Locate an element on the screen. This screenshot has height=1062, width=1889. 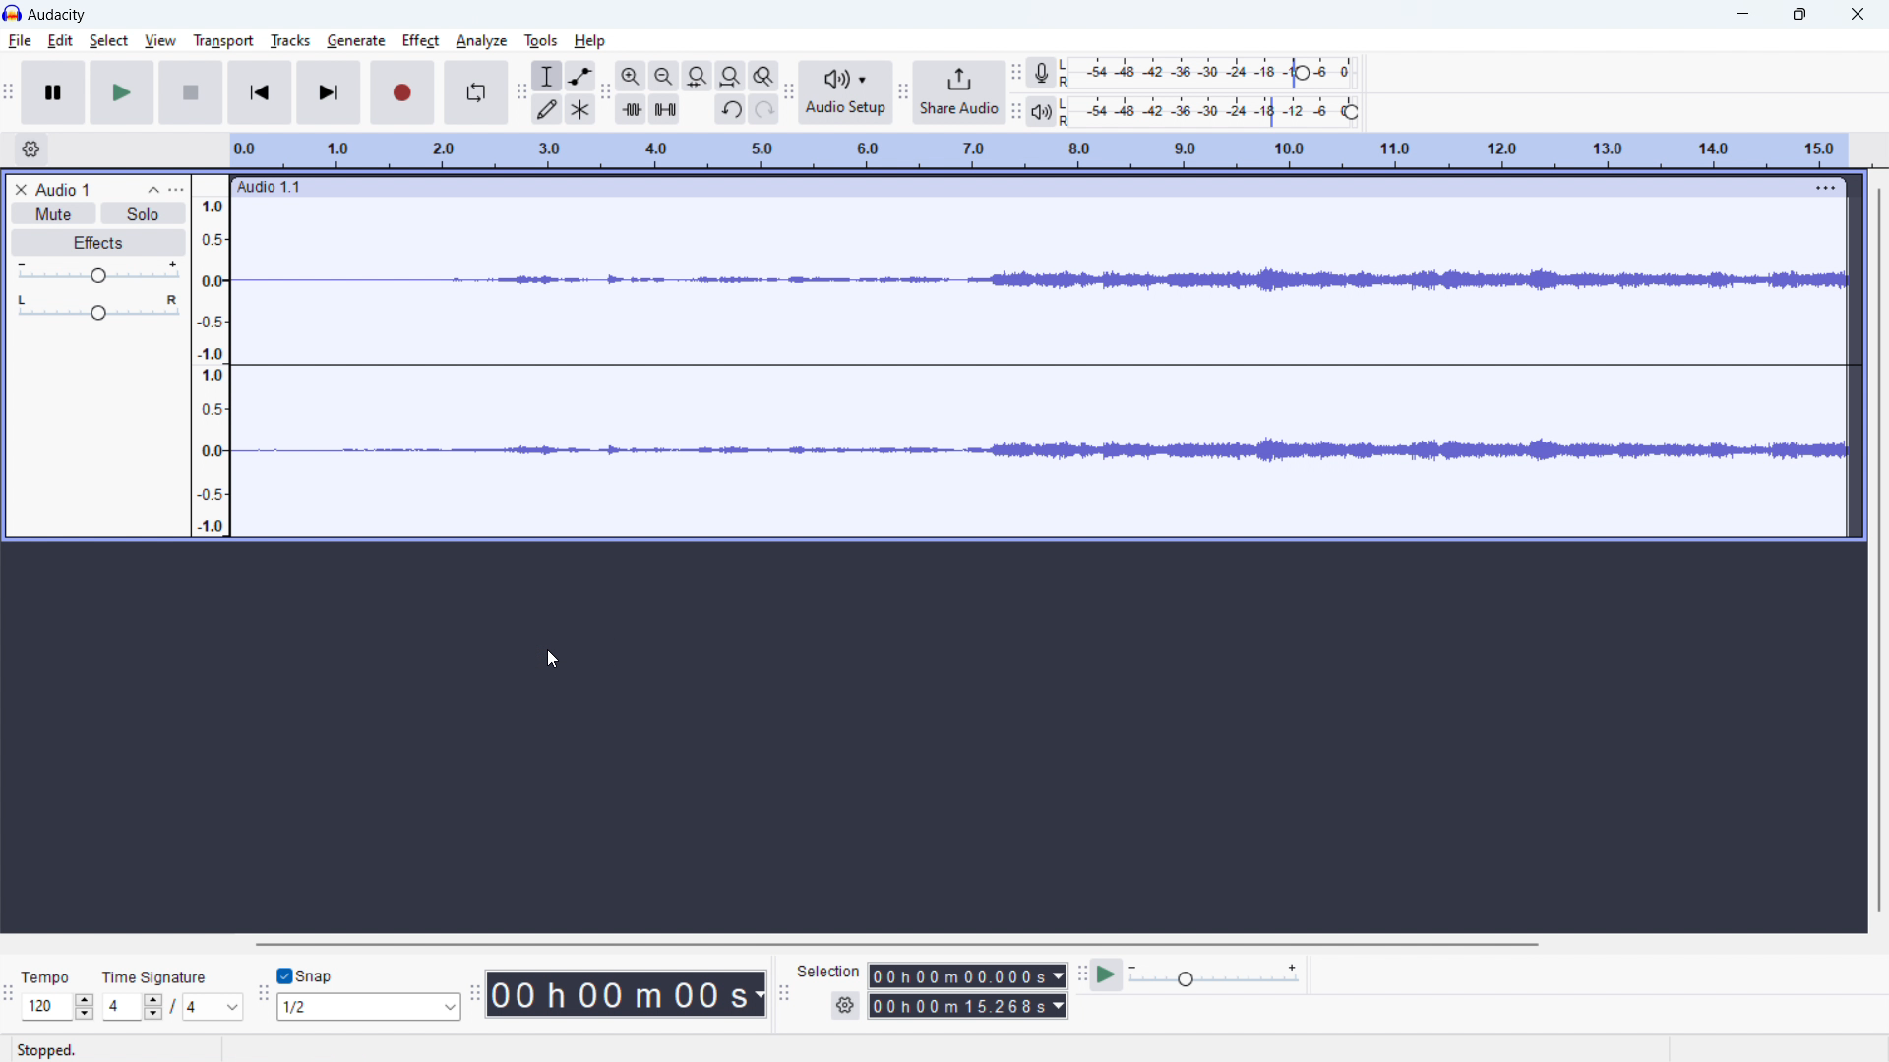
timeline settings is located at coordinates (31, 148).